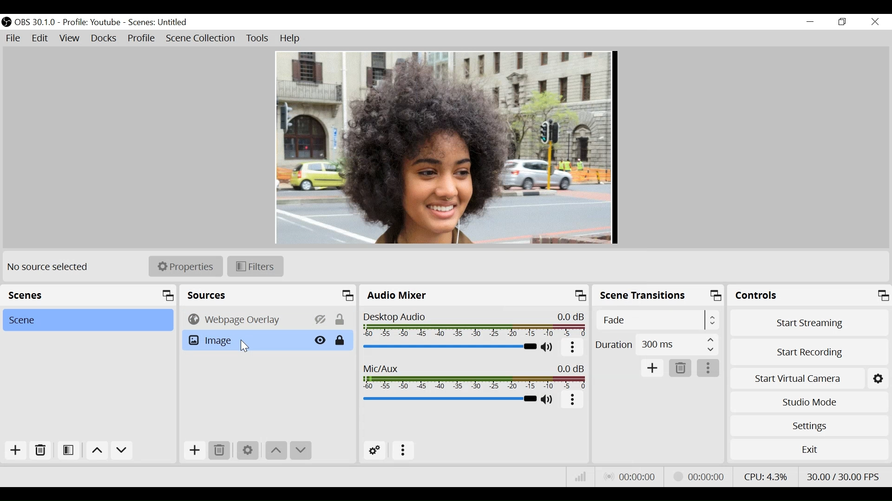 The image size is (892, 501). I want to click on Move down, so click(301, 450).